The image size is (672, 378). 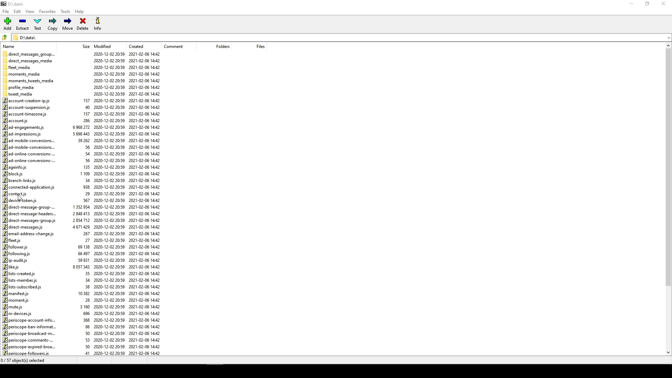 What do you see at coordinates (38, 24) in the screenshot?
I see `Test` at bounding box center [38, 24].